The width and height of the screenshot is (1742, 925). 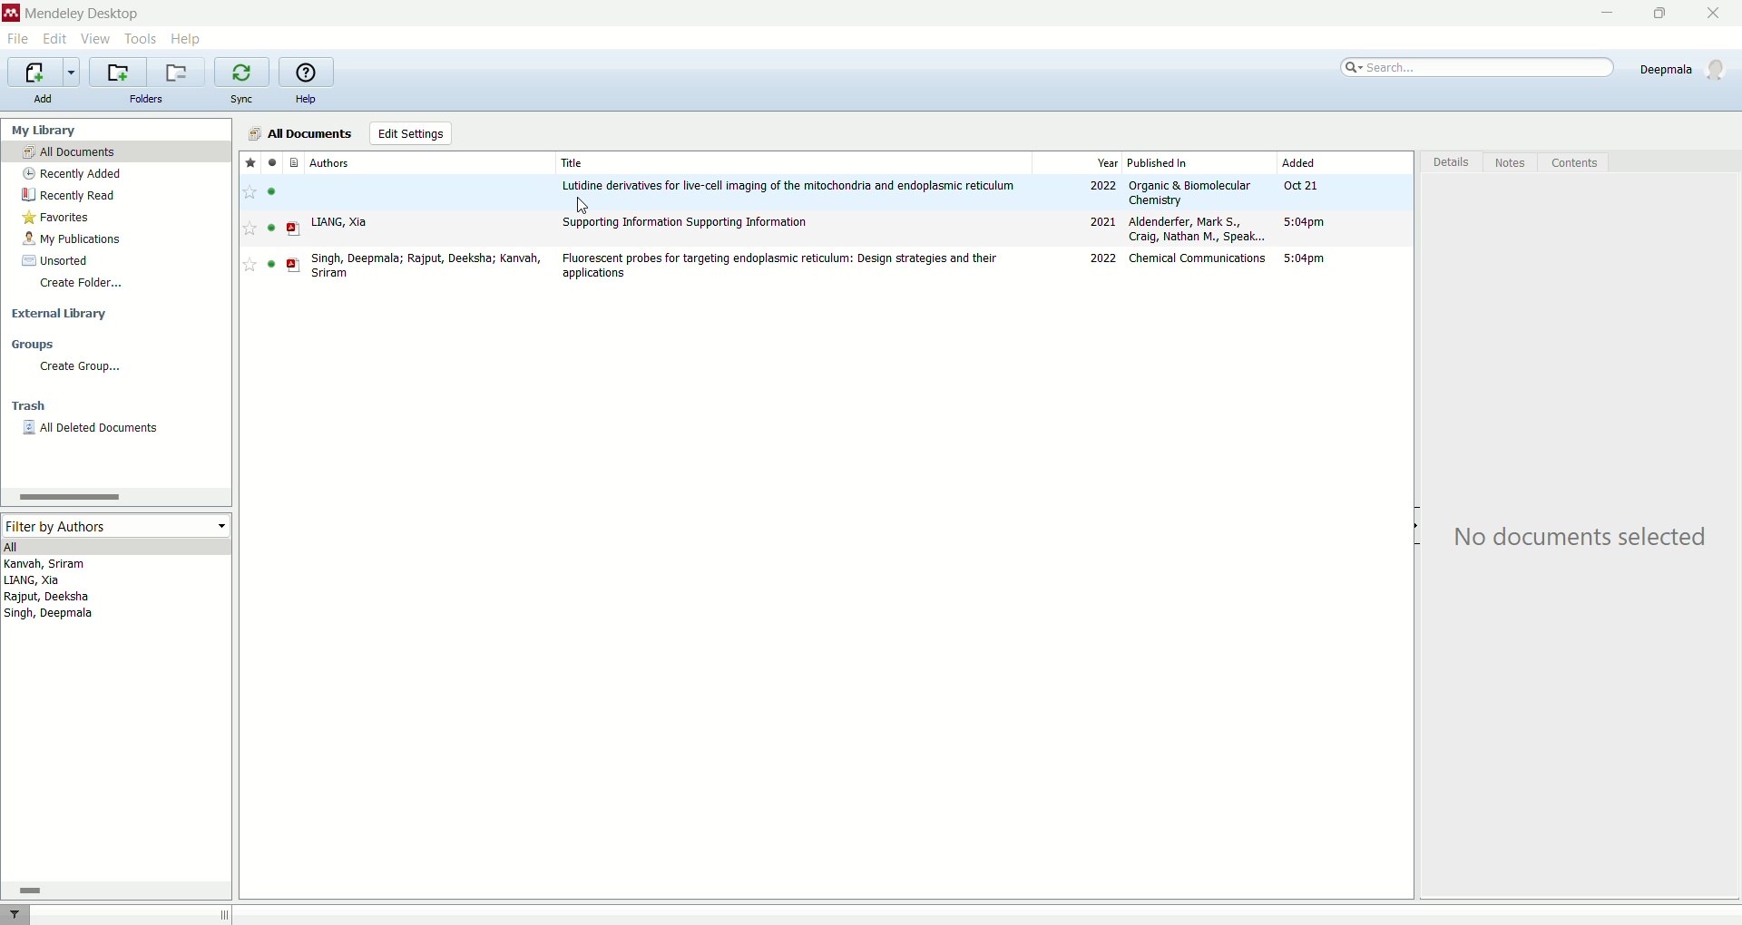 What do you see at coordinates (69, 565) in the screenshot?
I see `Kanvah, Sriram` at bounding box center [69, 565].